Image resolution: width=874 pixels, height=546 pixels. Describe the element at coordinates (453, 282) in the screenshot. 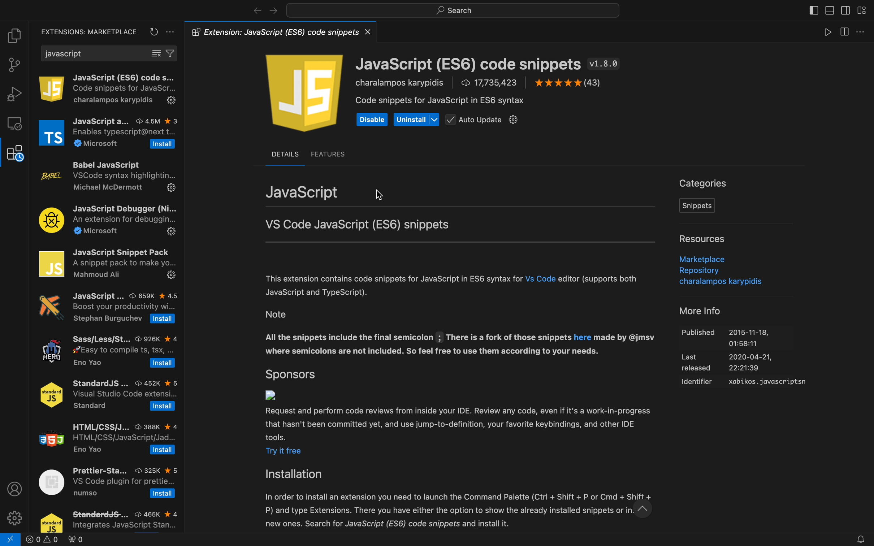

I see `This extension contains code snippets for JavaScript in ES6 syntax for Vs Code editor (supports both
JavaScript and TypeScript).` at that location.